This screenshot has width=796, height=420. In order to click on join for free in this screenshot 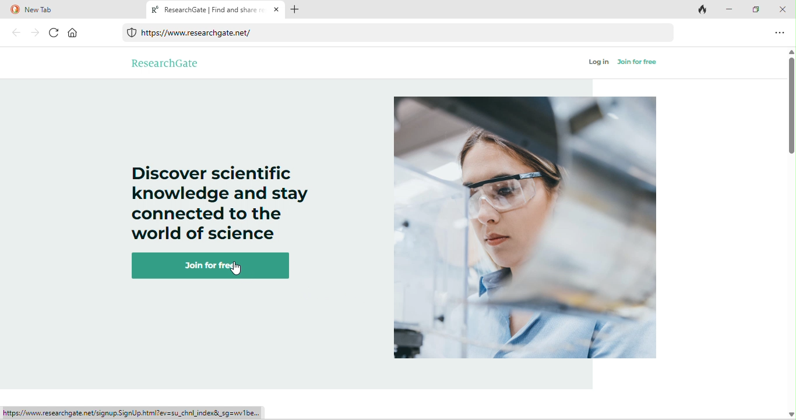, I will do `click(637, 62)`.